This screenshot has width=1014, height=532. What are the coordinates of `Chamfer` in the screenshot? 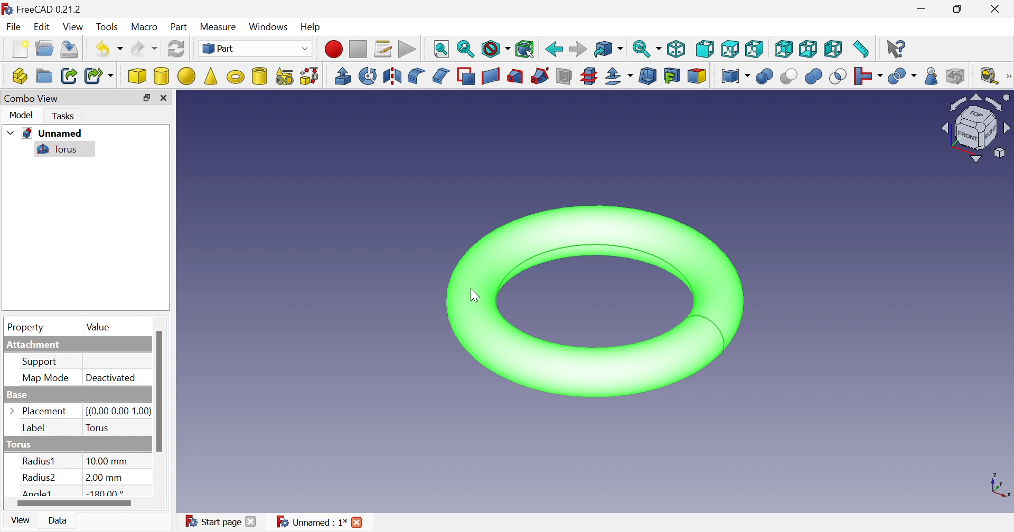 It's located at (439, 77).